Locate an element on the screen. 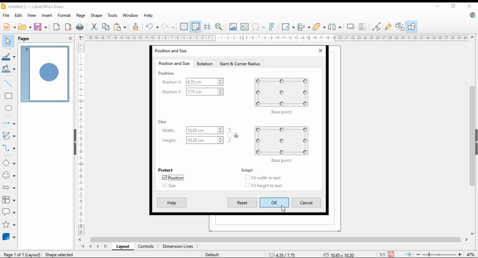 This screenshot has height=258, width=478. crop is located at coordinates (363, 27).